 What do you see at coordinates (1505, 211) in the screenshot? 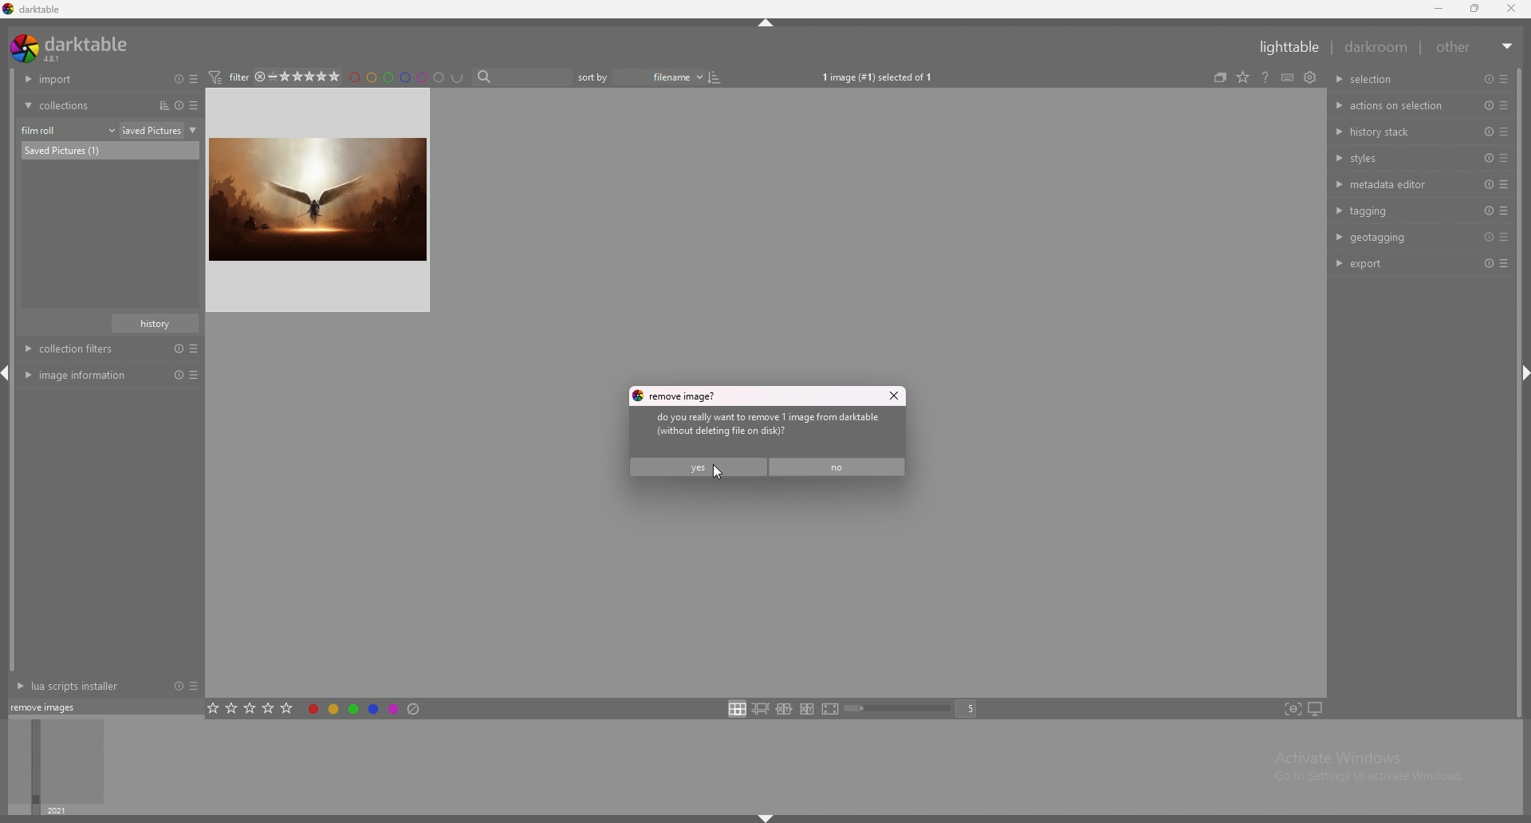
I see `` at bounding box center [1505, 211].